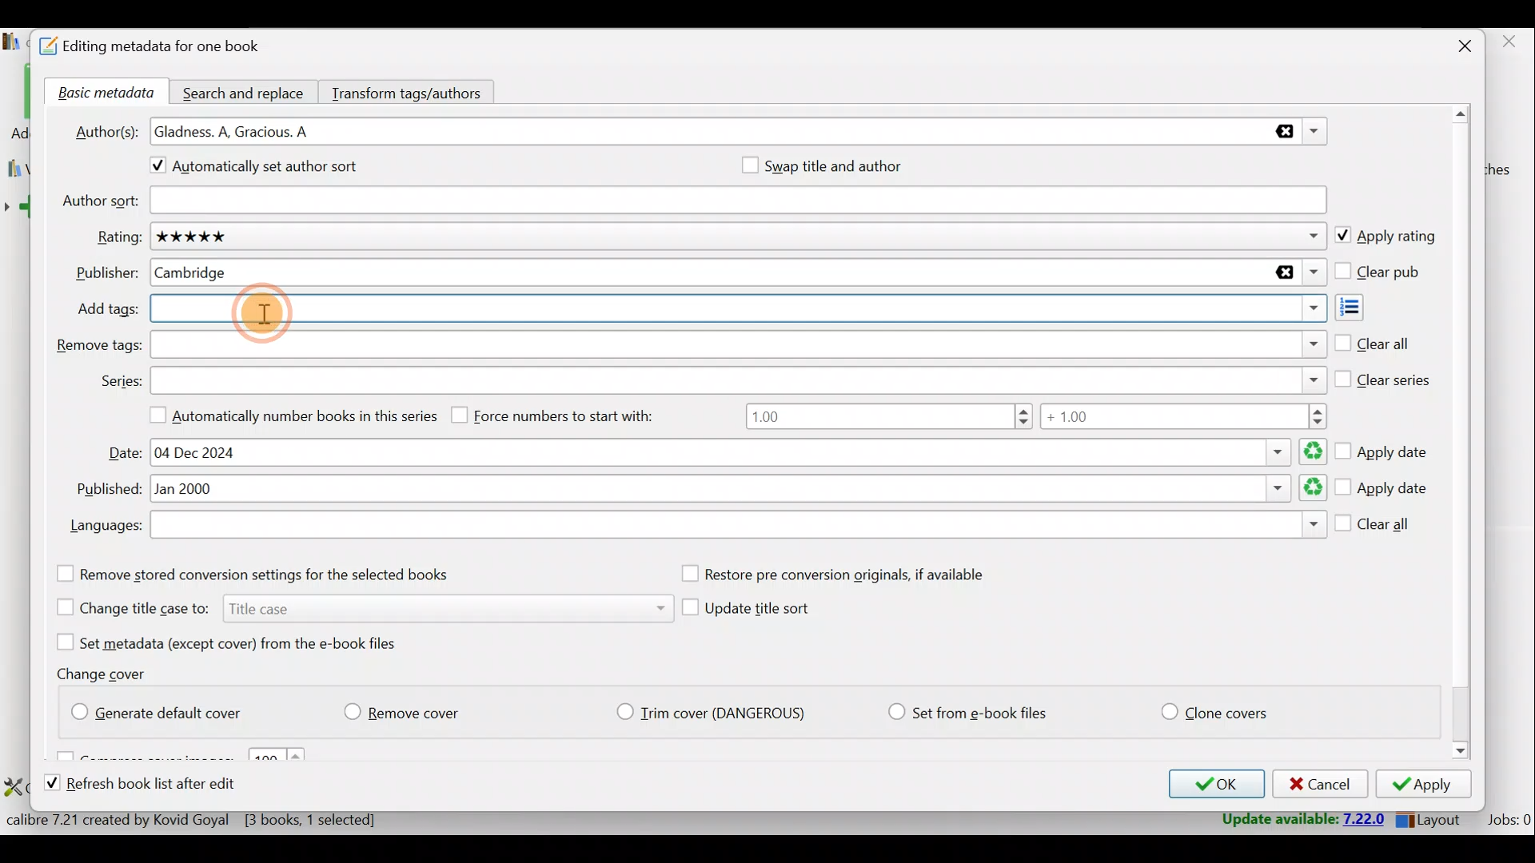 This screenshot has height=863, width=1535. I want to click on Set metadata (except cover) from the e-book files, so click(246, 642).